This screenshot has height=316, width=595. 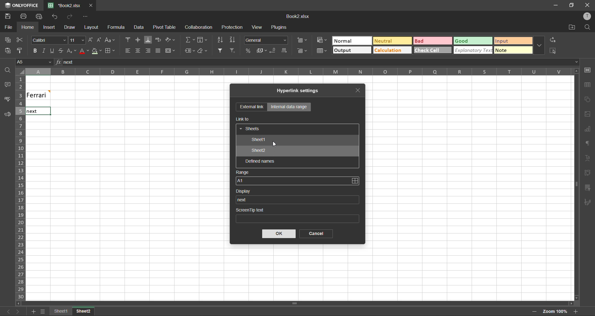 I want to click on bold, so click(x=34, y=51).